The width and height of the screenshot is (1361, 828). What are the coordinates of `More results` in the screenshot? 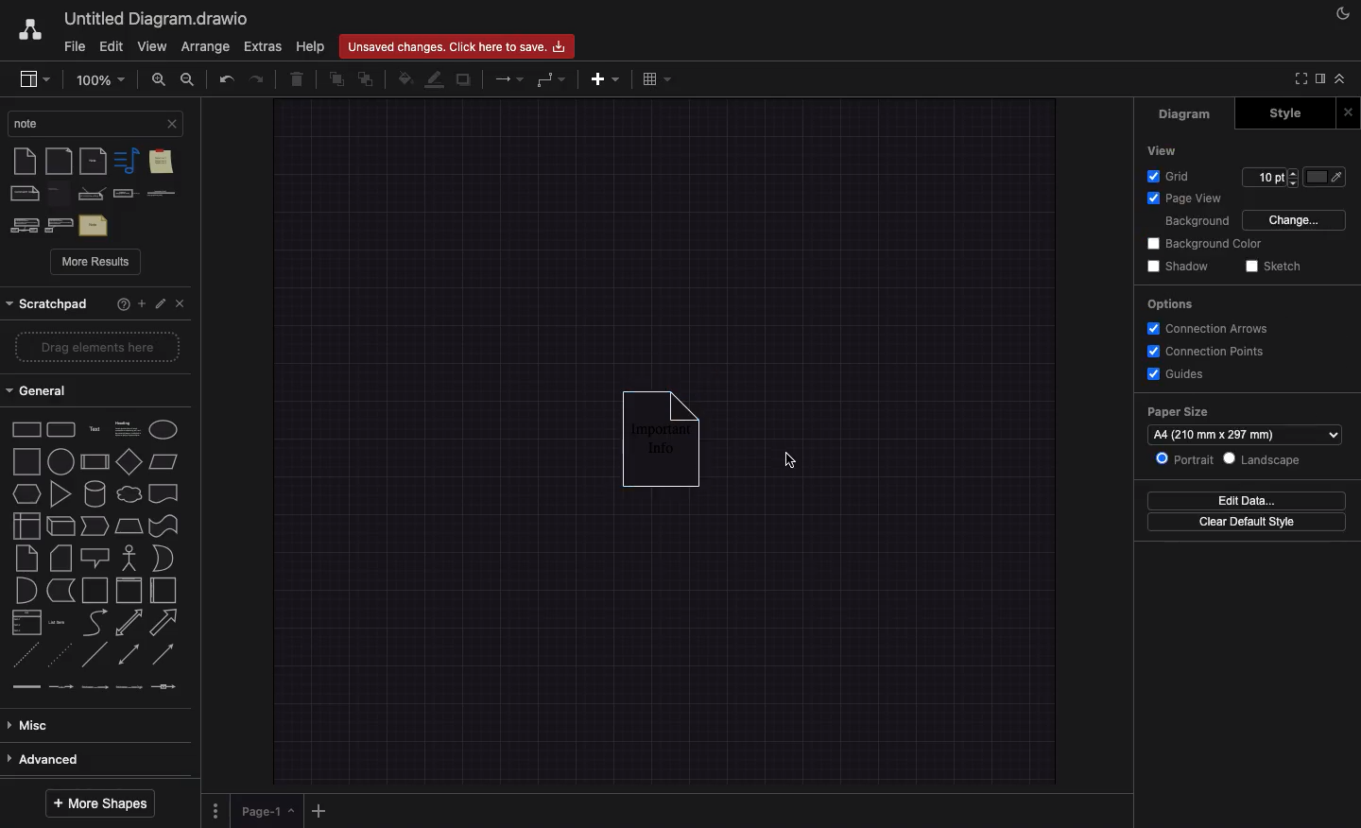 It's located at (96, 263).